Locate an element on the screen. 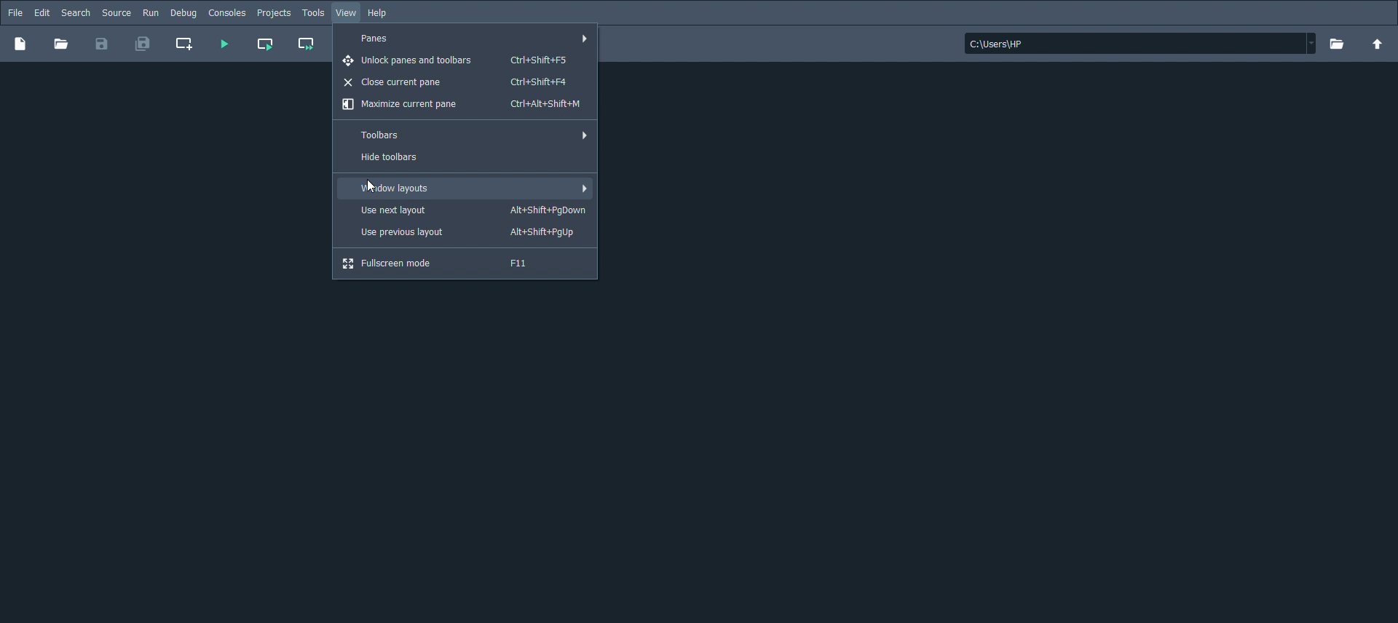 This screenshot has width=1398, height=623. Use previous layout is located at coordinates (469, 233).